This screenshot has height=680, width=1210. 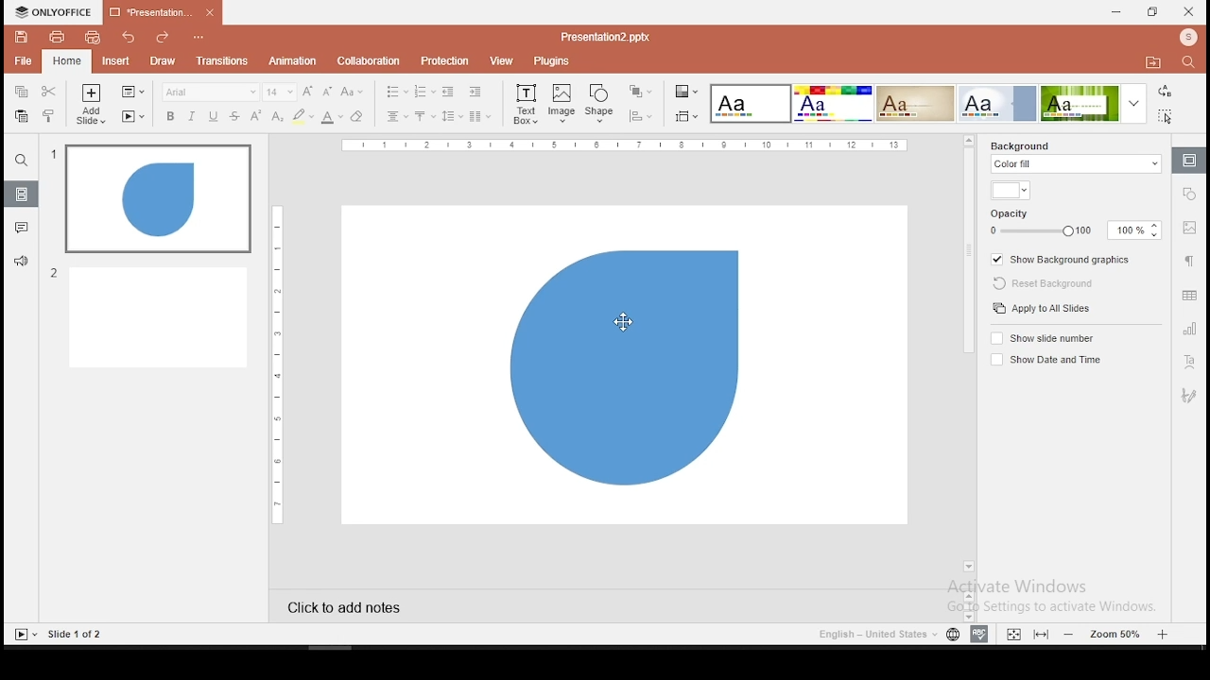 What do you see at coordinates (21, 261) in the screenshot?
I see `support and feedback` at bounding box center [21, 261].